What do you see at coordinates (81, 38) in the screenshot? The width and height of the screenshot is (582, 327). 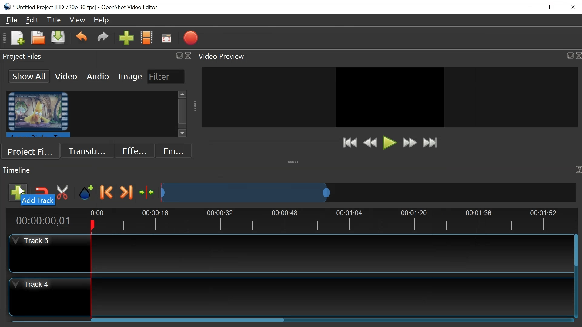 I see `Undo` at bounding box center [81, 38].